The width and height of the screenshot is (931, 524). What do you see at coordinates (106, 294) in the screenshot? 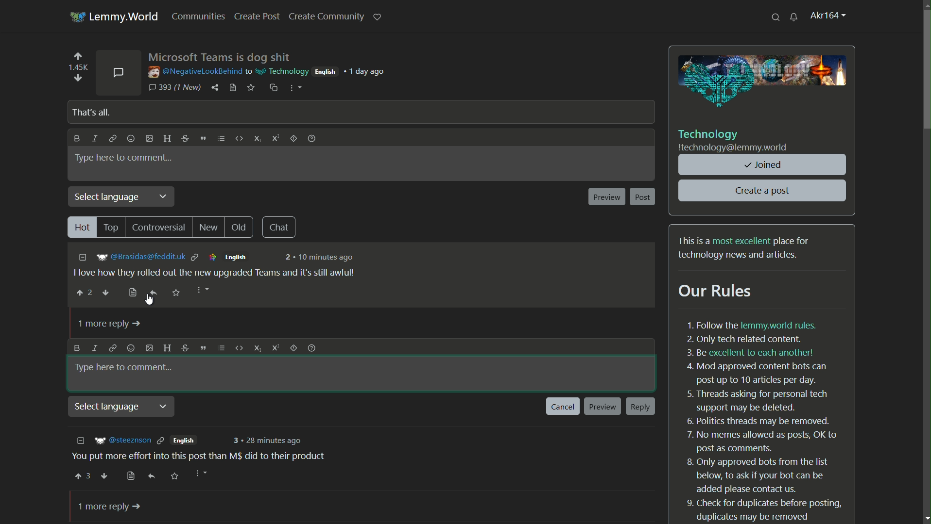
I see `downvote` at bounding box center [106, 294].